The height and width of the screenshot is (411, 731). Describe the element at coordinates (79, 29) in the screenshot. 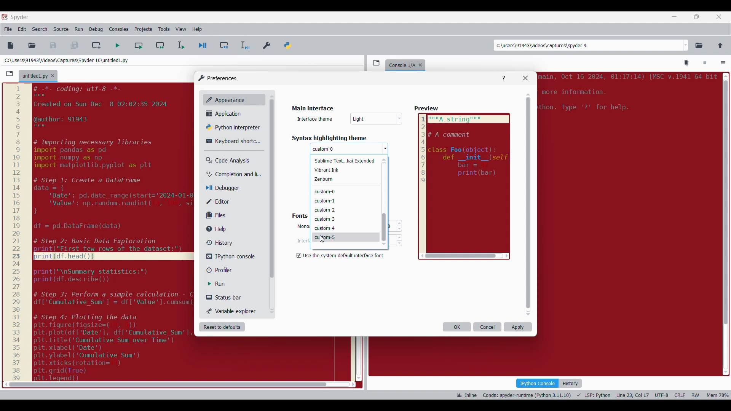

I see `Run menu` at that location.